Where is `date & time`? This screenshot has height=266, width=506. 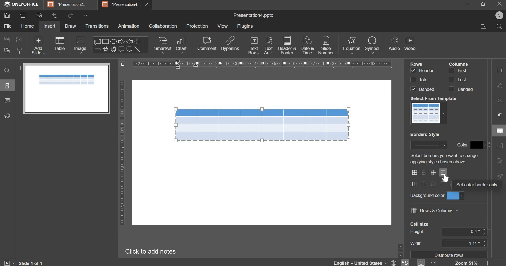 date & time is located at coordinates (307, 45).